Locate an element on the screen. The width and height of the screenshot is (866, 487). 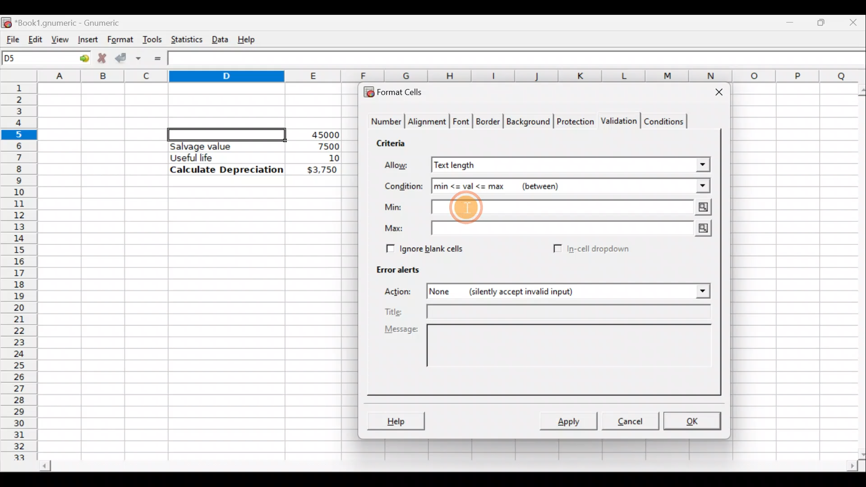
Go to is located at coordinates (81, 59).